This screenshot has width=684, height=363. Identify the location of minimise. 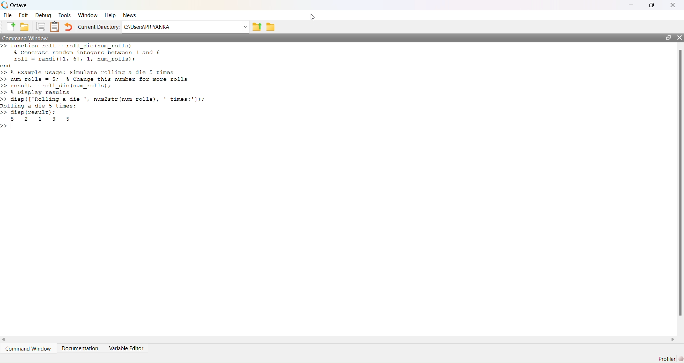
(632, 5).